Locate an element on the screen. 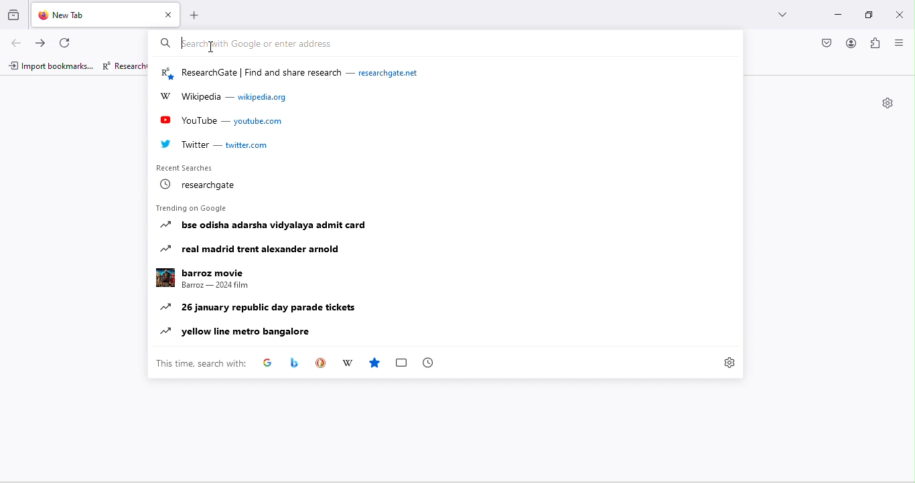  new tab is located at coordinates (82, 14).